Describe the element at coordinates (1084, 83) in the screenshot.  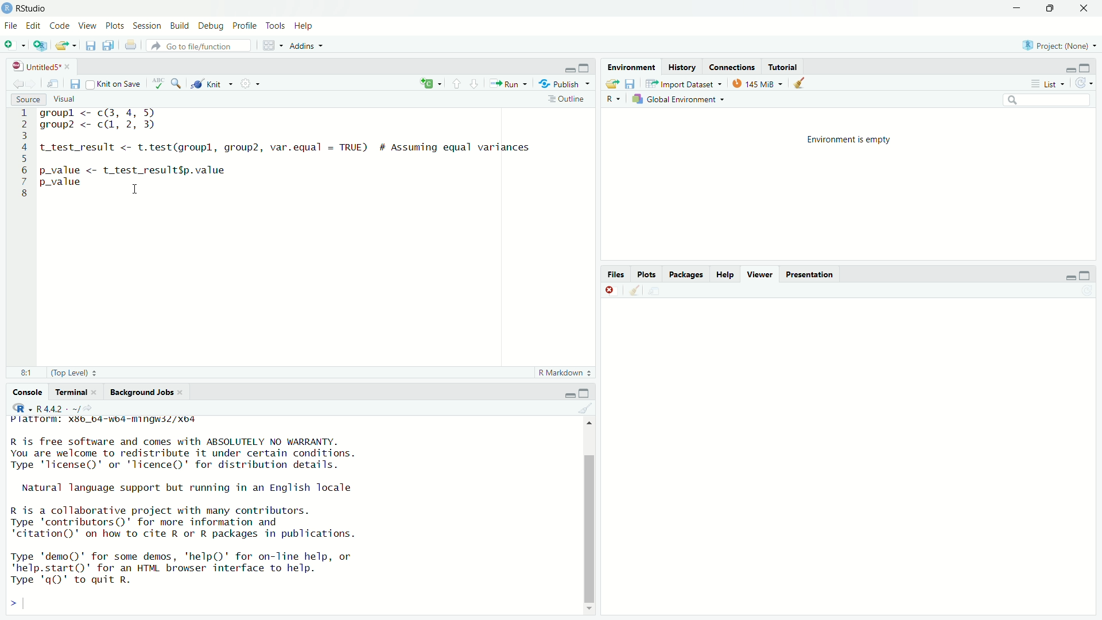
I see `refresh the workspace` at that location.